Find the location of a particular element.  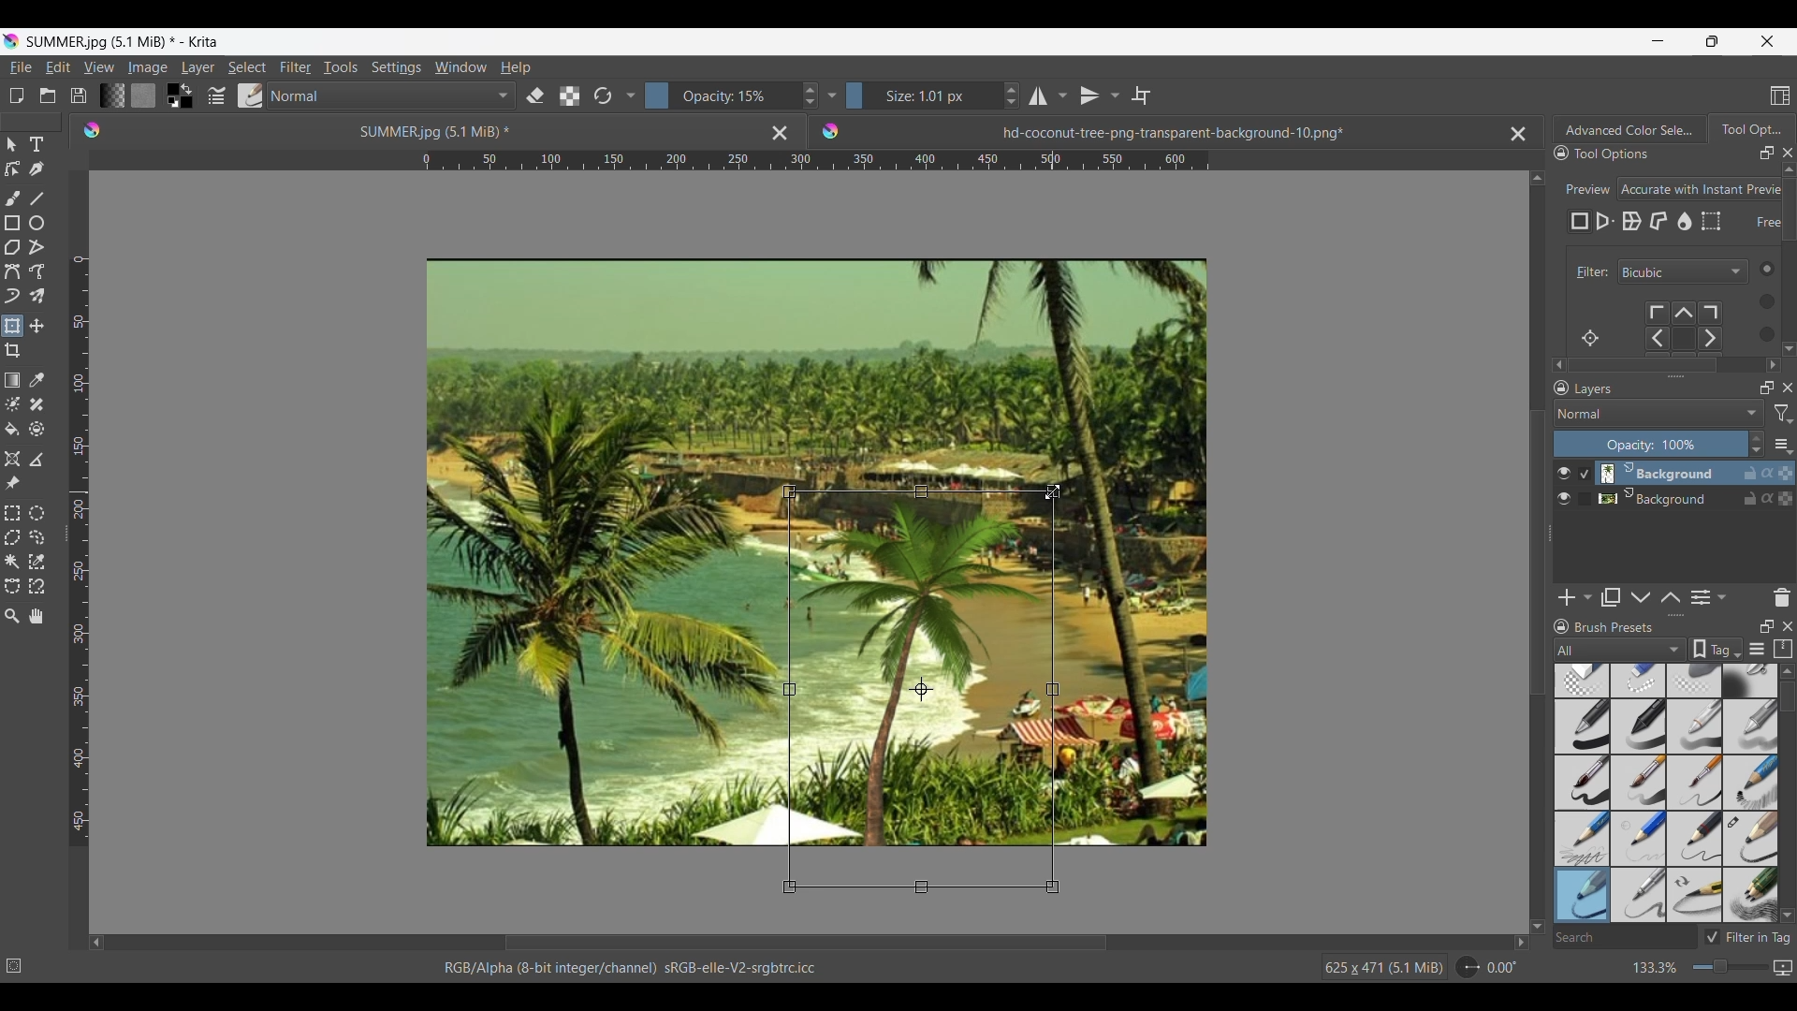

Lock Layers is located at coordinates (1561, 388).